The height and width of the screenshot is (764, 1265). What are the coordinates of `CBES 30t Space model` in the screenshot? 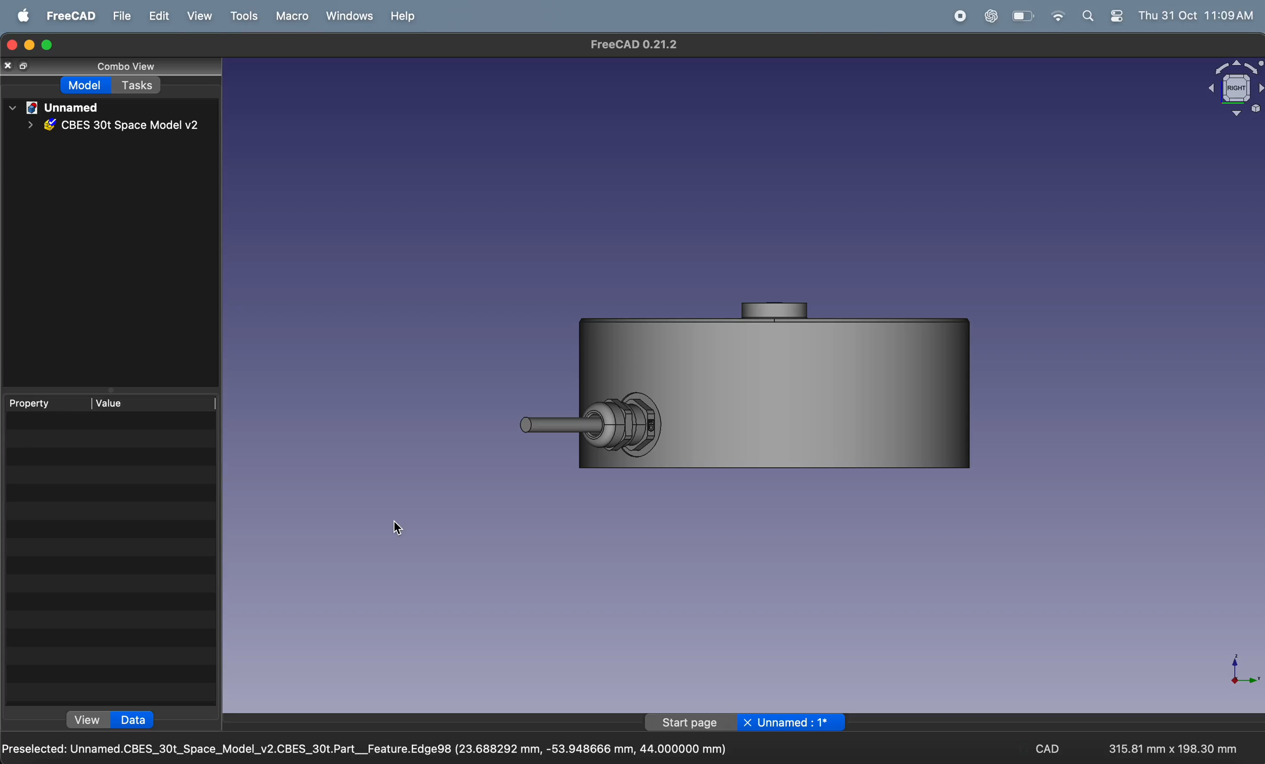 It's located at (117, 127).